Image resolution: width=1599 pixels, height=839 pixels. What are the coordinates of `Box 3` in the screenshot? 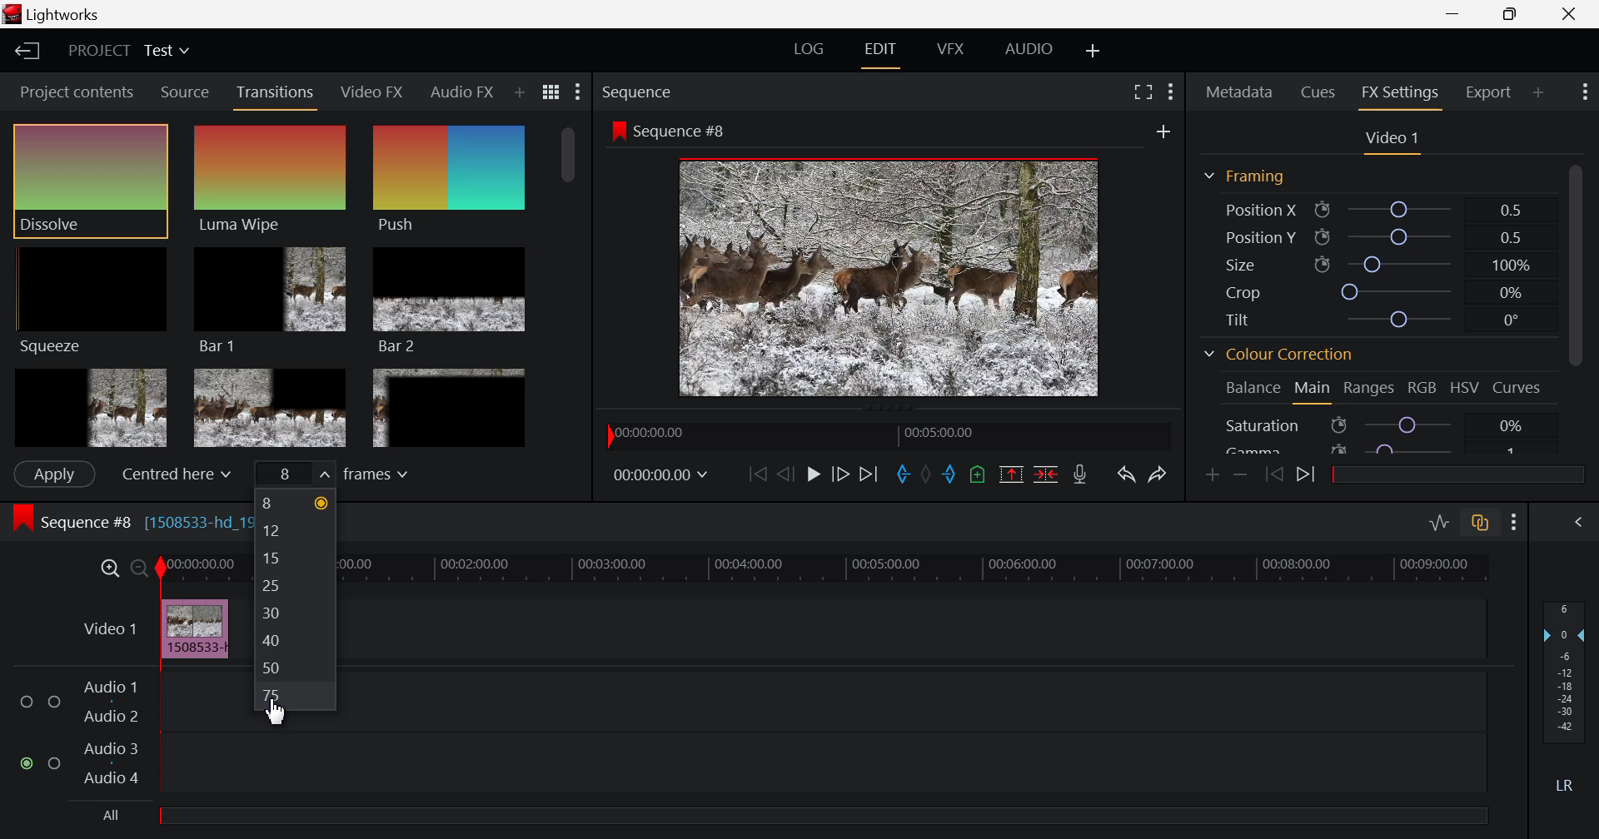 It's located at (448, 408).